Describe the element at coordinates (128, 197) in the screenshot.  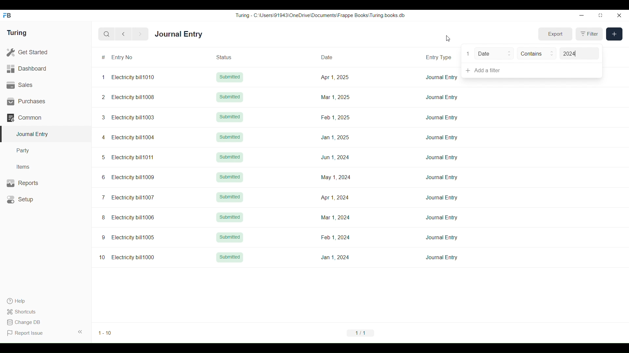
I see `7 Electricity bill1007` at that location.